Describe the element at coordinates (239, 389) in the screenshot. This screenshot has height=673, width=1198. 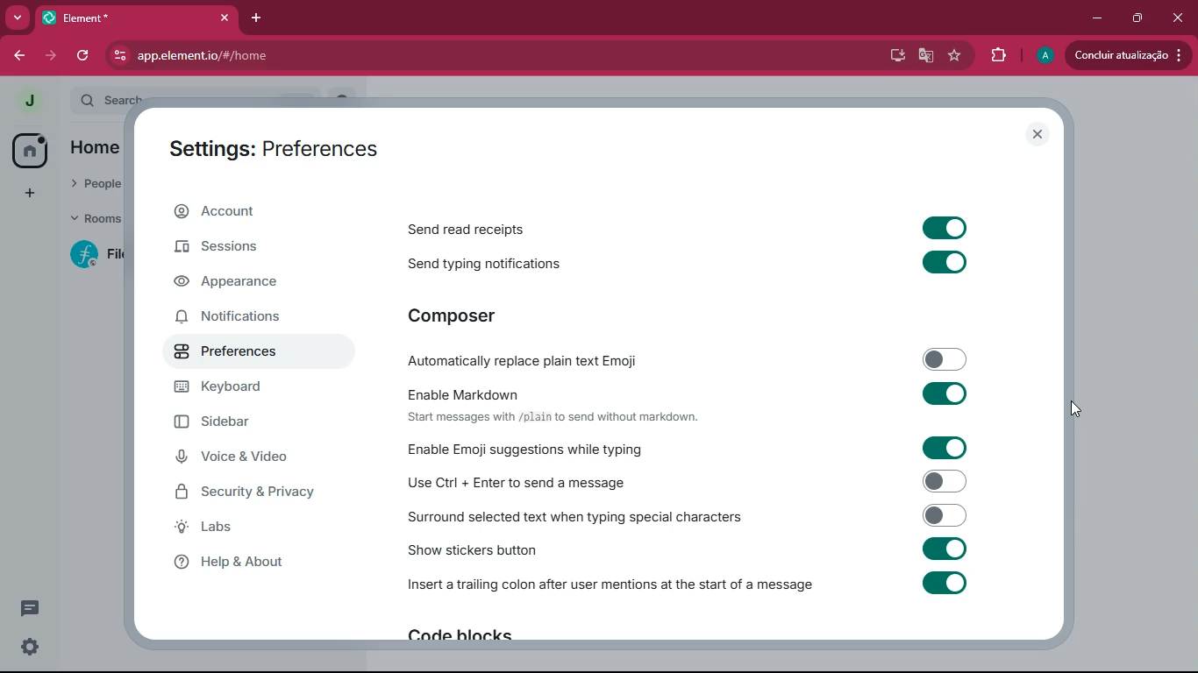
I see `keyboard` at that location.